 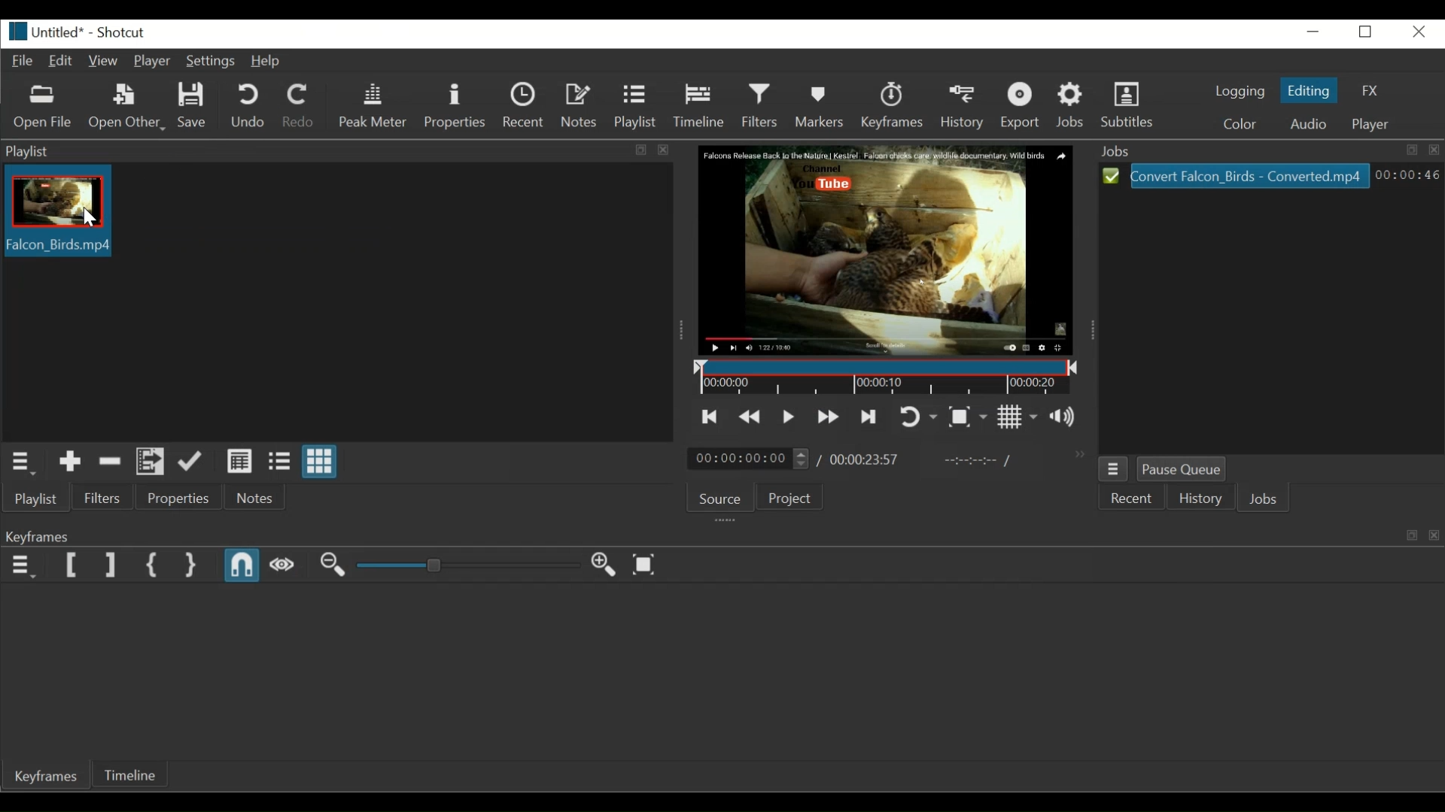 I want to click on View as details, so click(x=240, y=463).